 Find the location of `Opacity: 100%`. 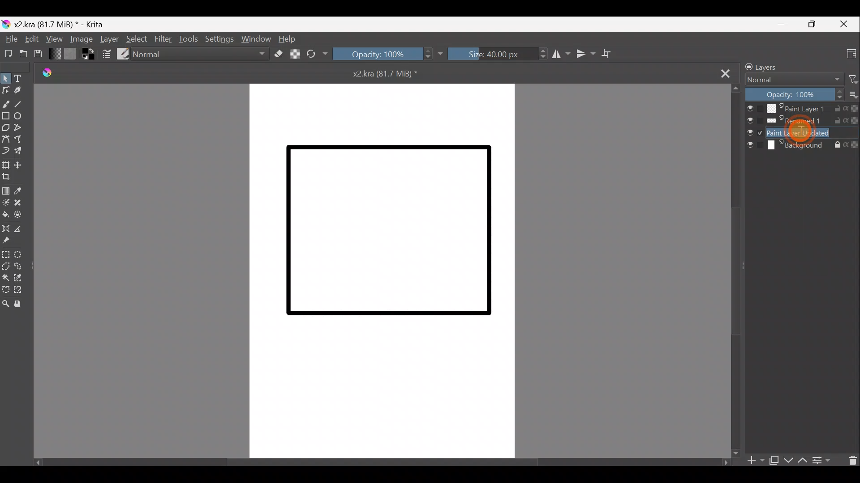

Opacity: 100% is located at coordinates (387, 55).